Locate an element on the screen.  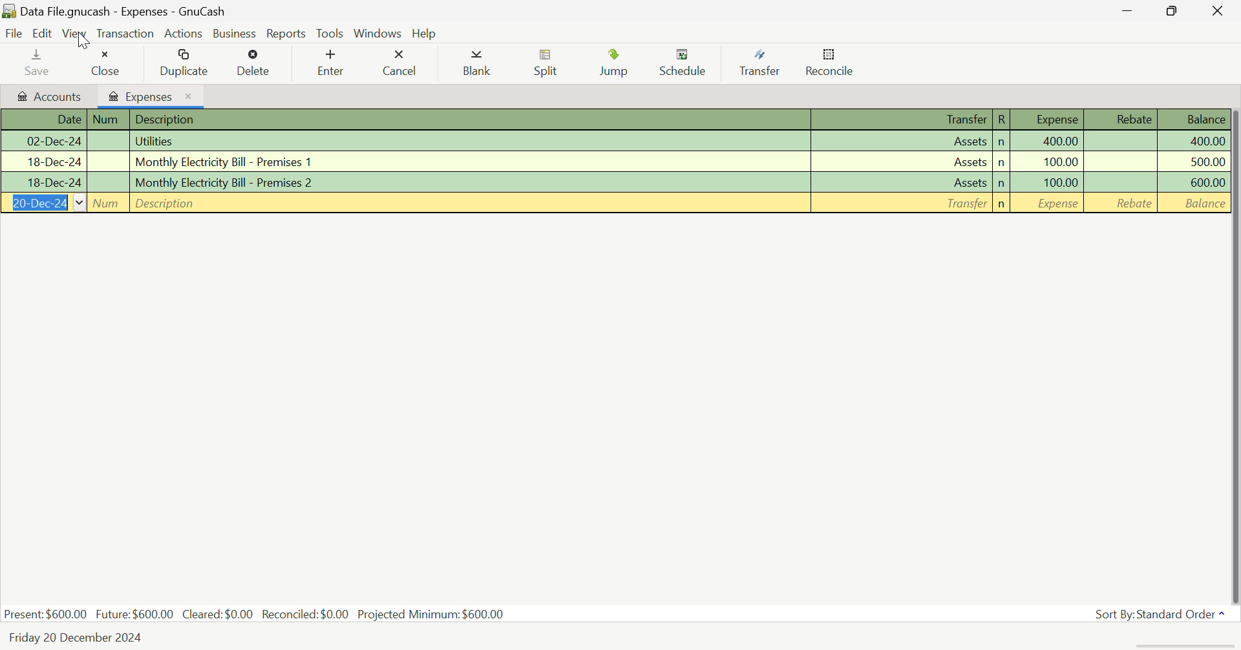
Blank is located at coordinates (477, 65).